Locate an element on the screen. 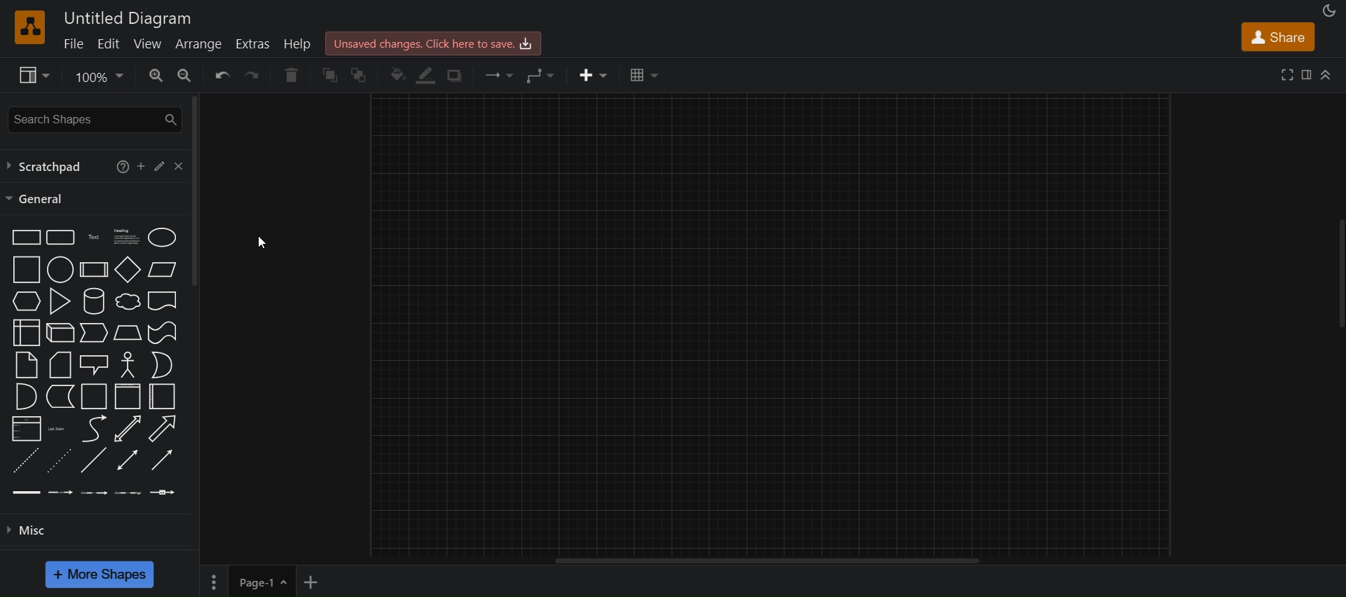 The width and height of the screenshot is (1346, 597). click here to save is located at coordinates (430, 43).